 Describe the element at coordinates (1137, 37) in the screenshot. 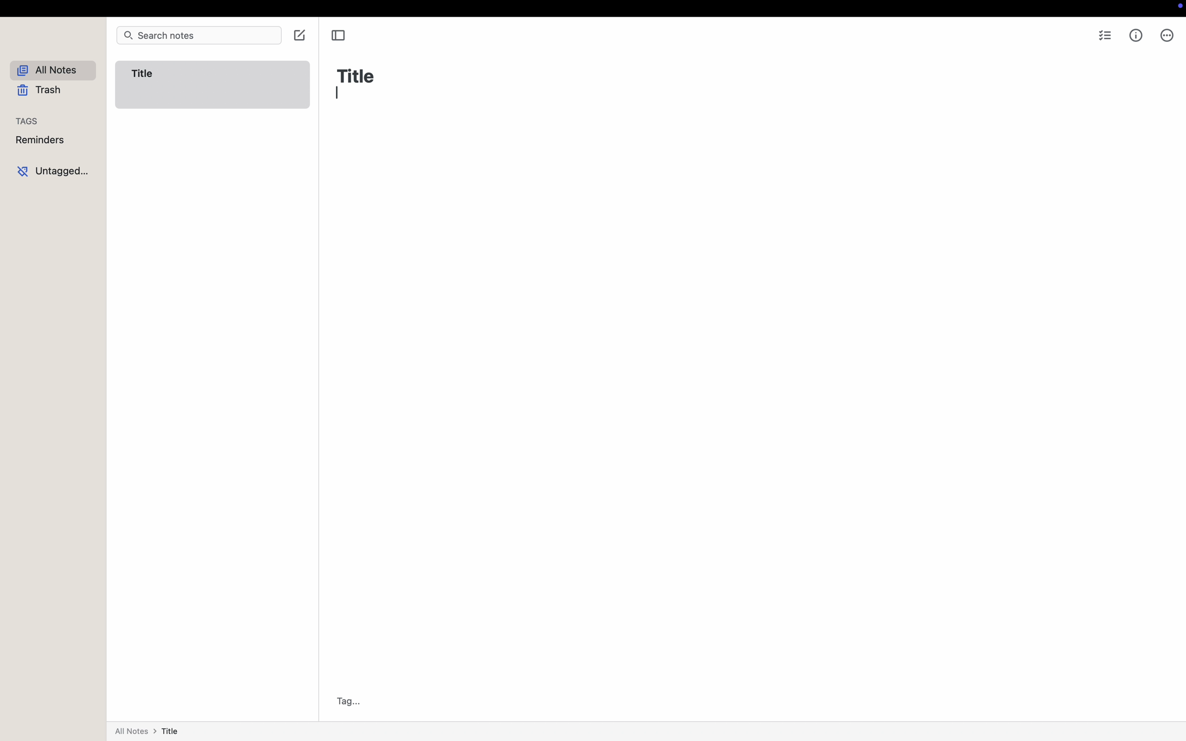

I see `metrics` at that location.